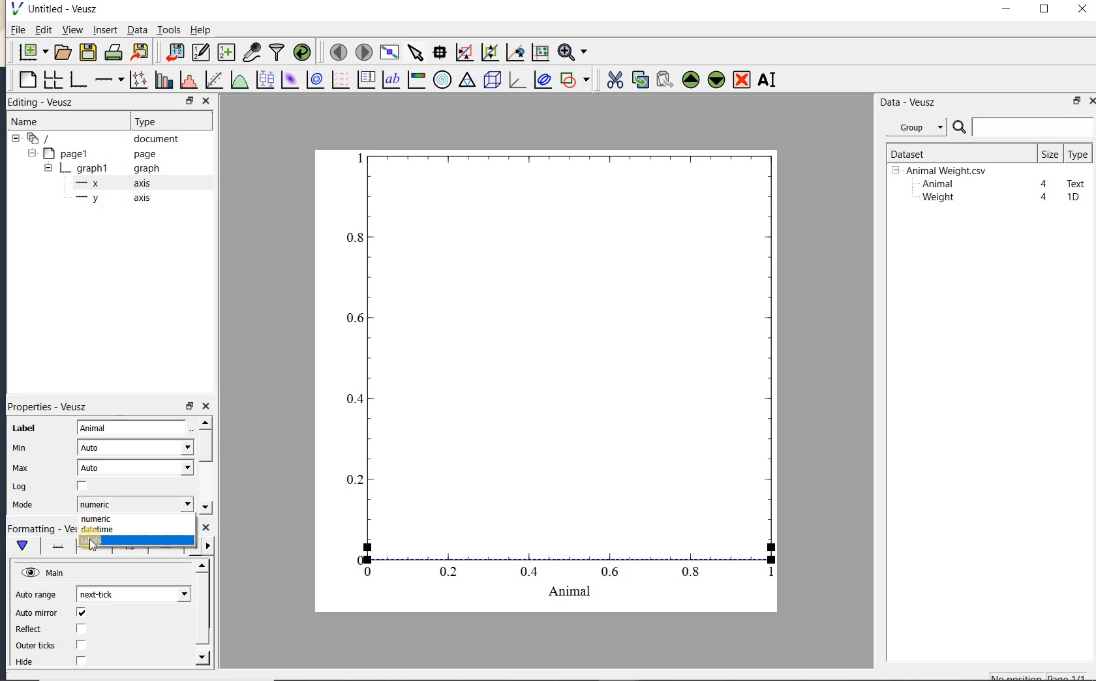 The height and width of the screenshot is (681, 1096). What do you see at coordinates (639, 80) in the screenshot?
I see `copy the selected widget` at bounding box center [639, 80].